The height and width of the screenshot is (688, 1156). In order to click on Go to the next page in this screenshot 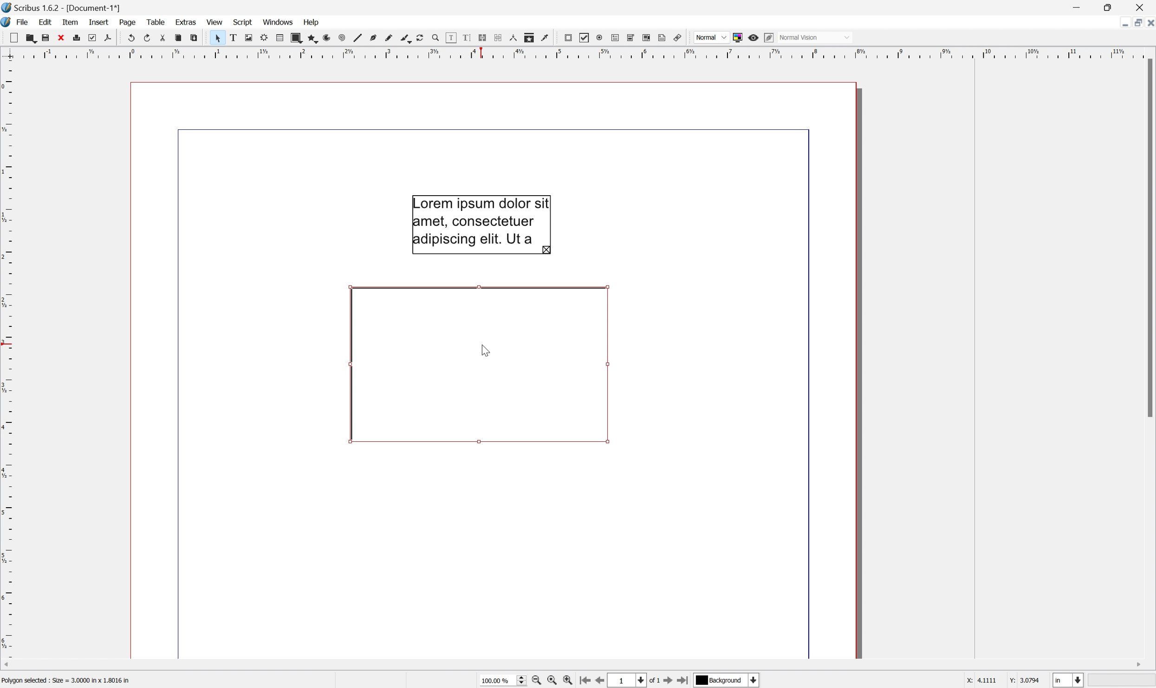, I will do `click(668, 680)`.